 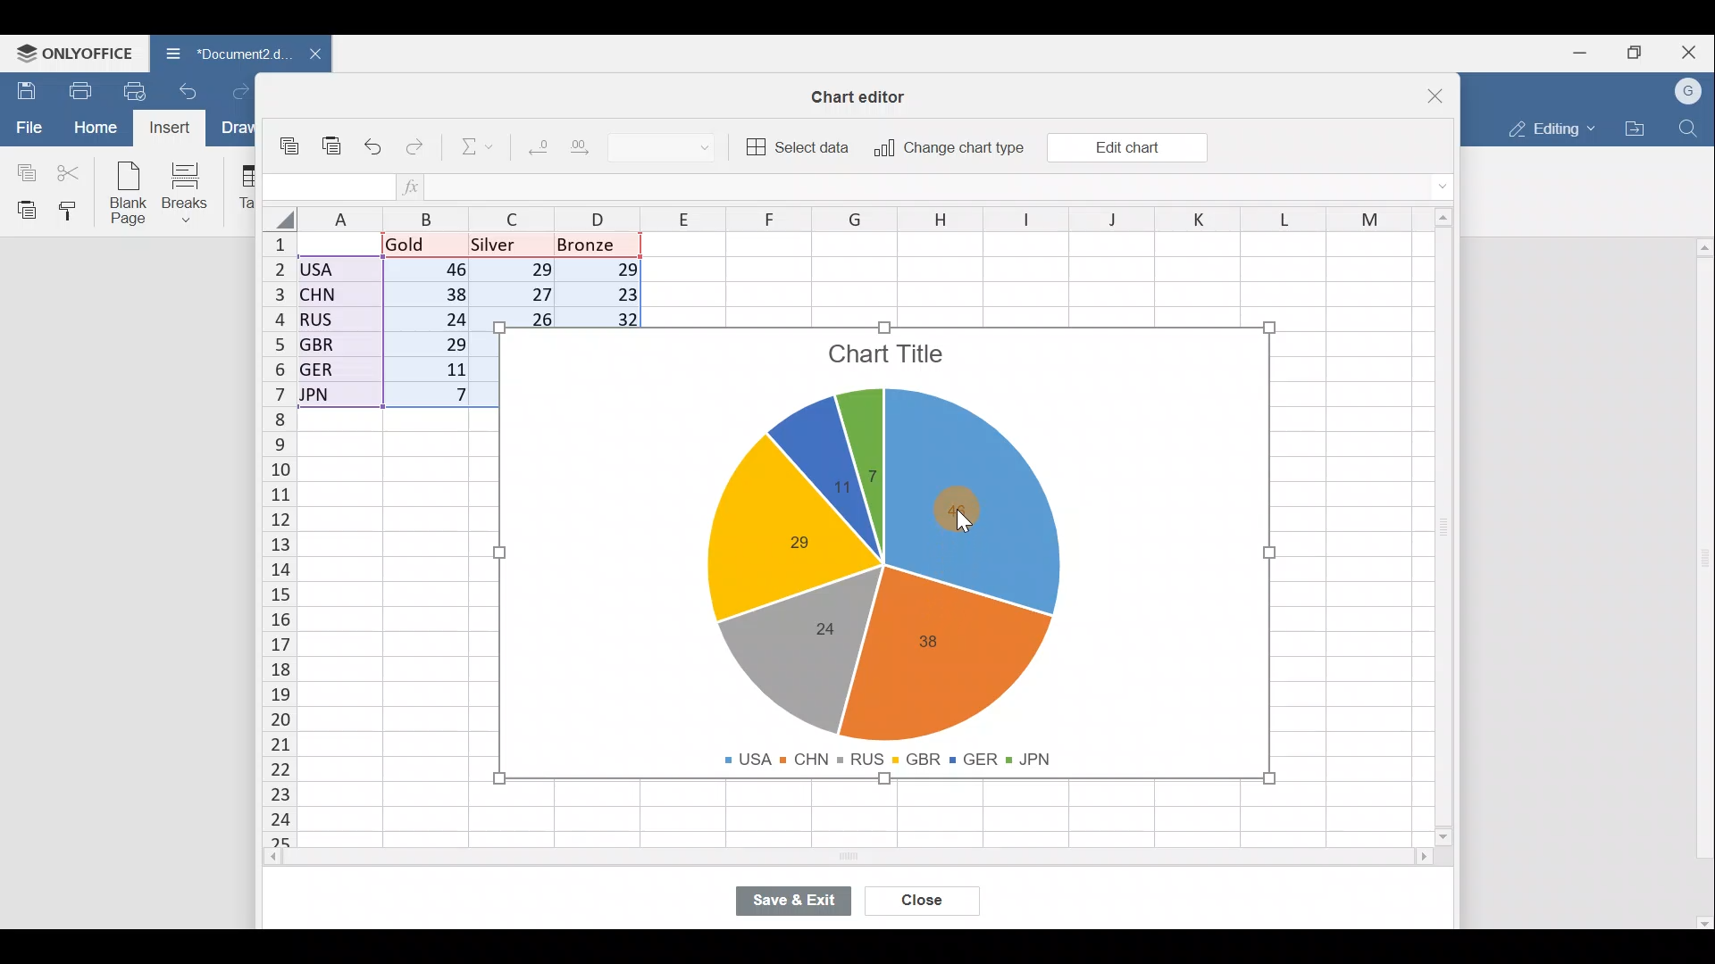 I want to click on Open file location, so click(x=1635, y=129).